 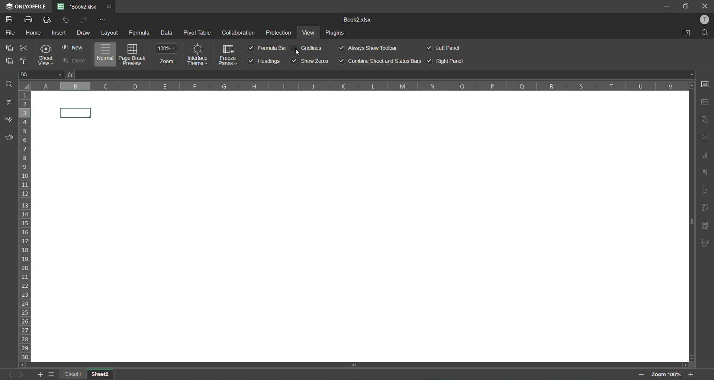 What do you see at coordinates (83, 20) in the screenshot?
I see `redo` at bounding box center [83, 20].